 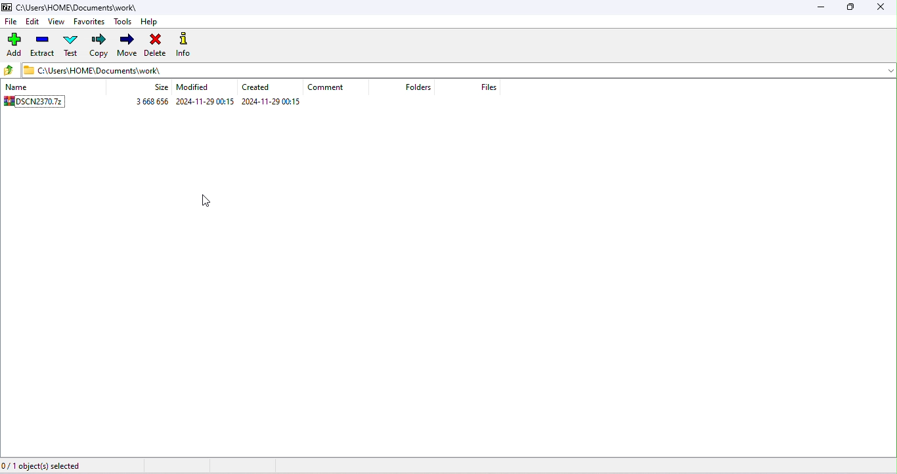 I want to click on view, so click(x=56, y=21).